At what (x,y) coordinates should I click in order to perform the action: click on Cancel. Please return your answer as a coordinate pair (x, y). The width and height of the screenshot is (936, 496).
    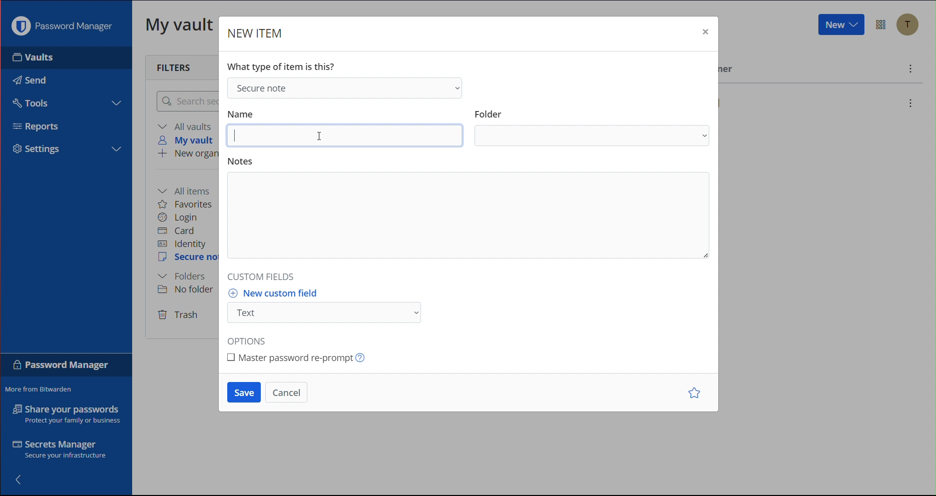
    Looking at the image, I should click on (287, 392).